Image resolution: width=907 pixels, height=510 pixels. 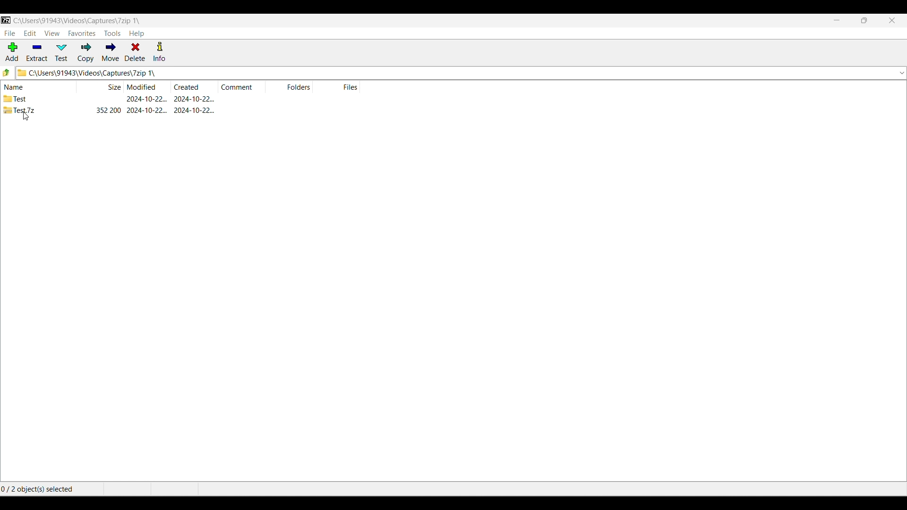 What do you see at coordinates (837, 20) in the screenshot?
I see `Minimize` at bounding box center [837, 20].